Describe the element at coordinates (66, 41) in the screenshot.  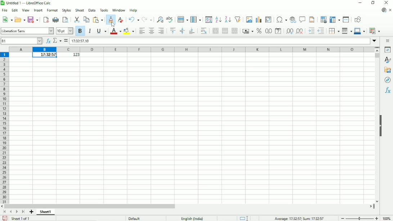
I see `Formula` at that location.